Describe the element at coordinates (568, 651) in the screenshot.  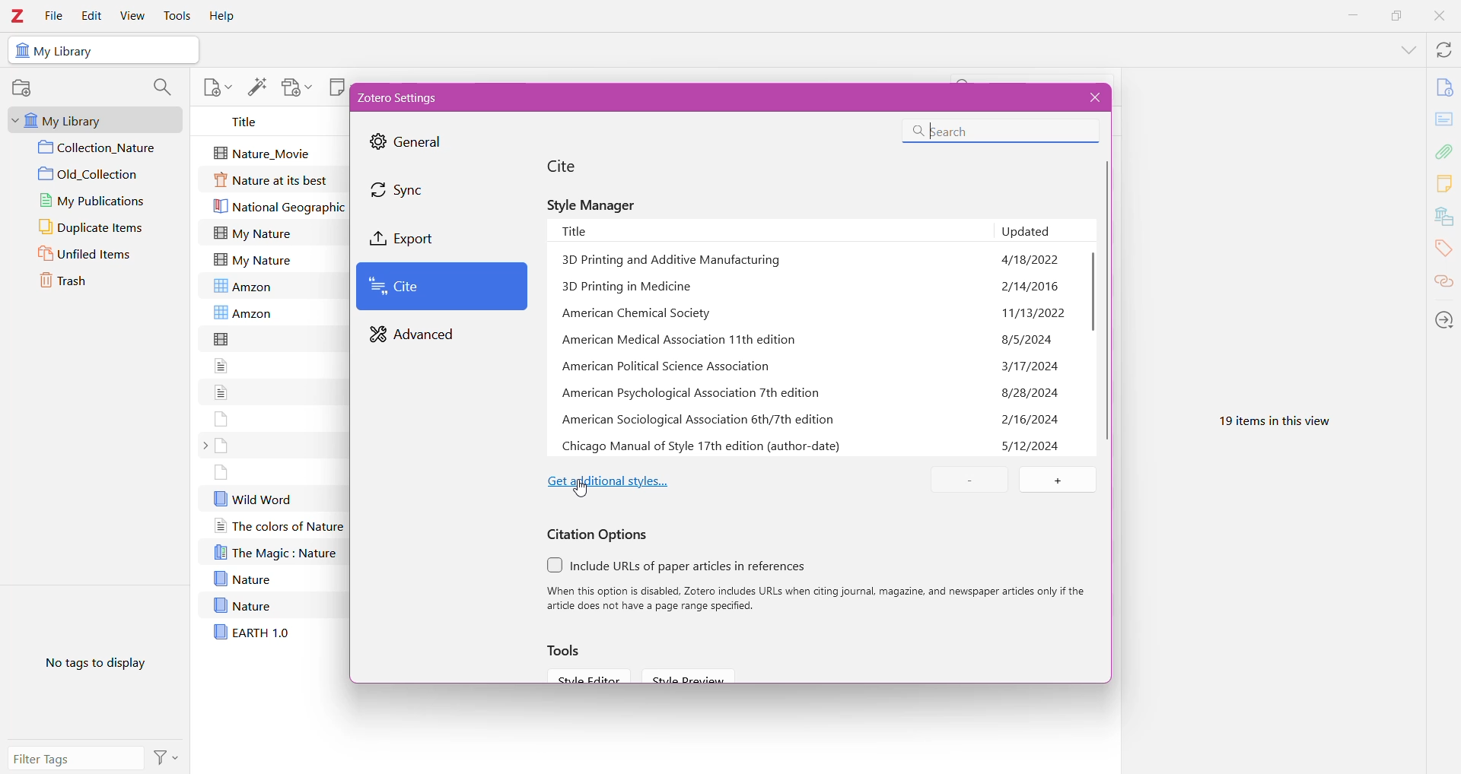
I see `Tools` at that location.